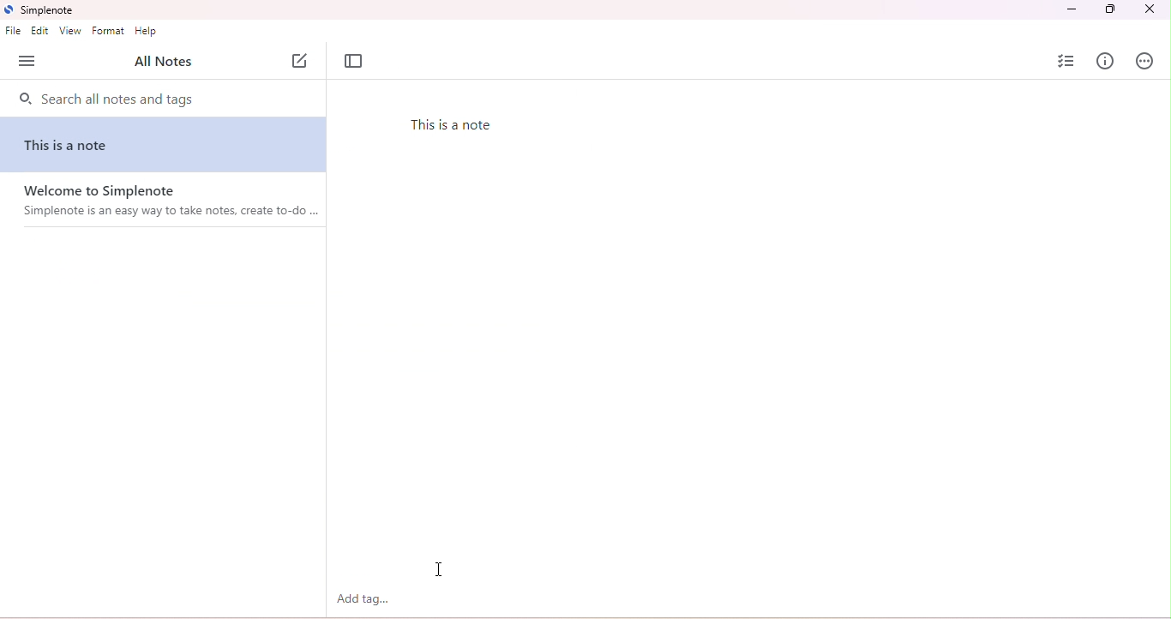 The width and height of the screenshot is (1171, 619). What do you see at coordinates (14, 31) in the screenshot?
I see `file` at bounding box center [14, 31].